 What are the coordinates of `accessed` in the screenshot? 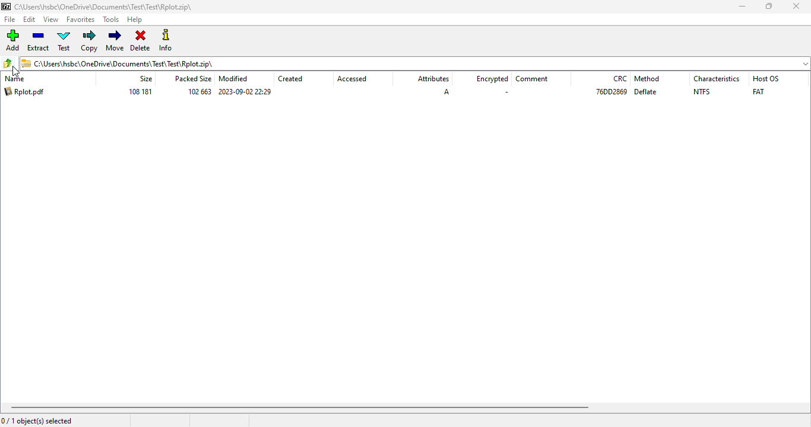 It's located at (352, 78).